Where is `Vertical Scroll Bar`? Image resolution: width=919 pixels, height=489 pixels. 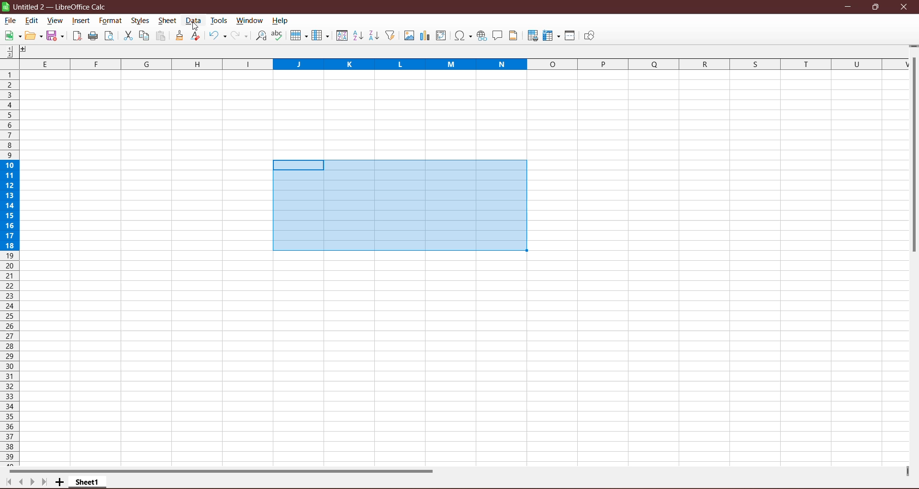 Vertical Scroll Bar is located at coordinates (913, 156).